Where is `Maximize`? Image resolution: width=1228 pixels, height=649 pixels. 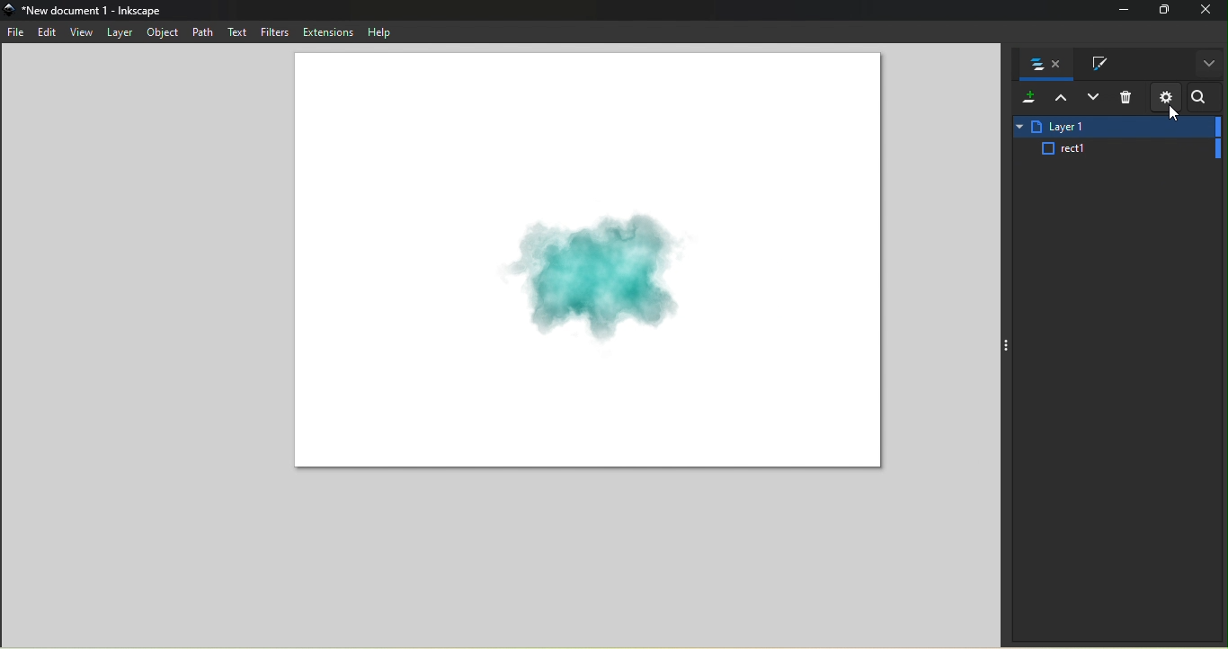
Maximize is located at coordinates (1163, 10).